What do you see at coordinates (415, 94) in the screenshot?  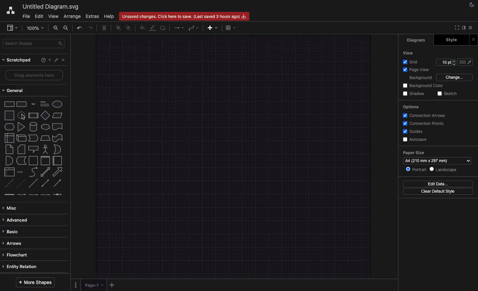 I see `Shadow` at bounding box center [415, 94].